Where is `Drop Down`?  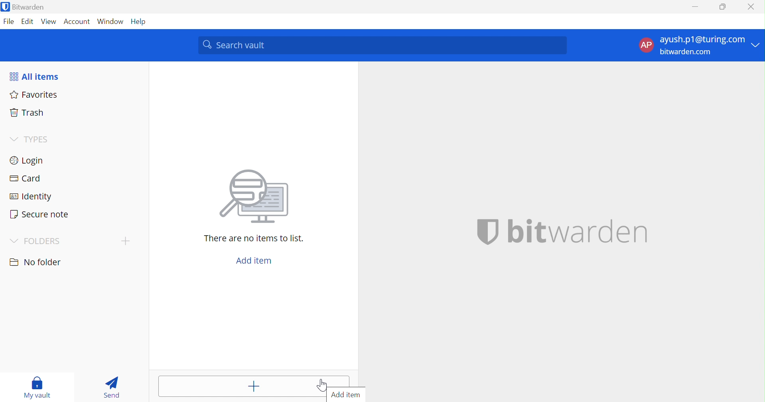
Drop Down is located at coordinates (14, 241).